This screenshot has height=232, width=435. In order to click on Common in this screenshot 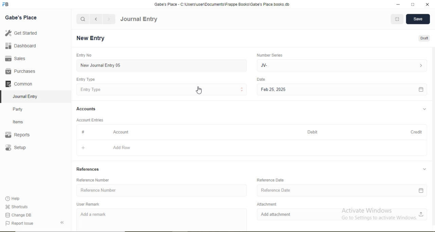, I will do `click(20, 83)`.